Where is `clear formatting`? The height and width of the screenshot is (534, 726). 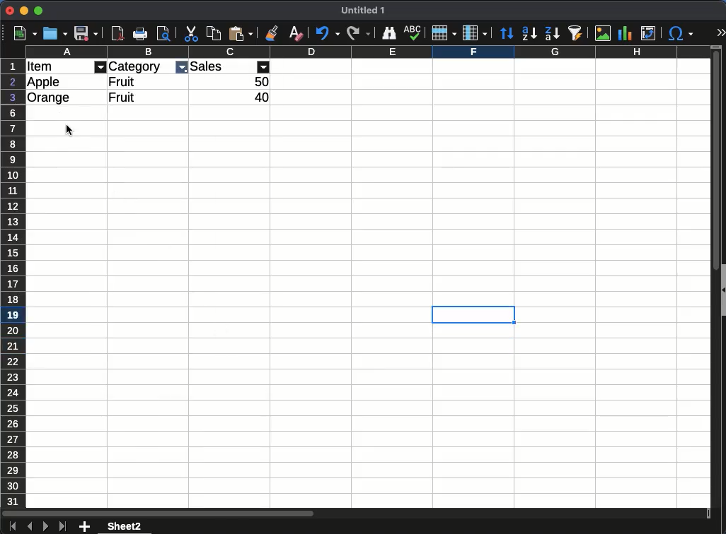 clear formatting is located at coordinates (294, 33).